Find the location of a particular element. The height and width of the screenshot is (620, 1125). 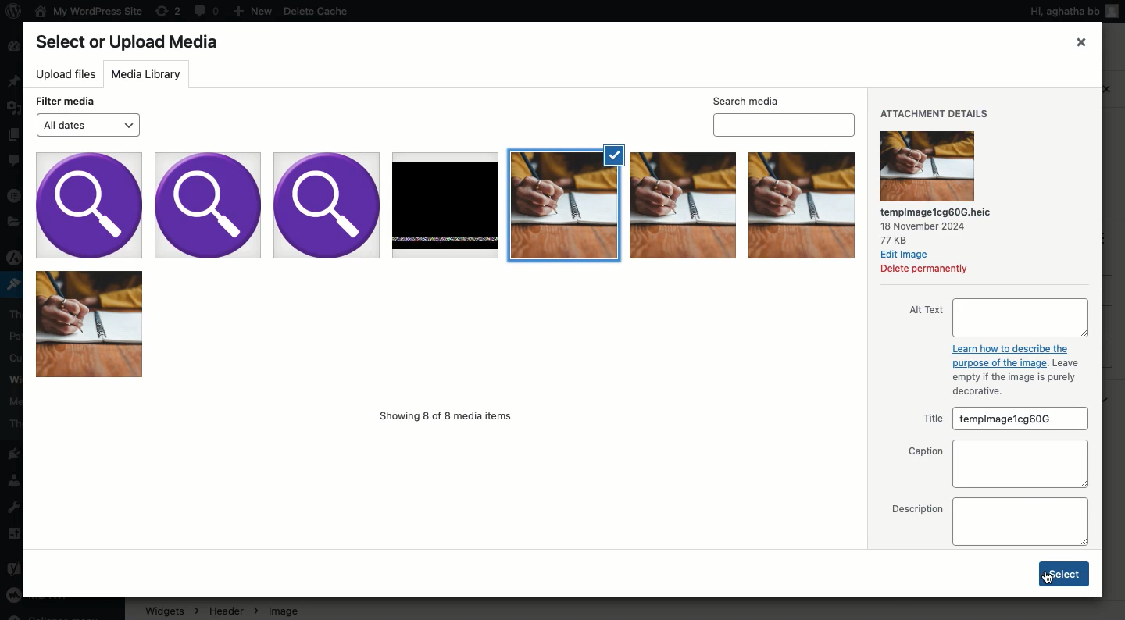

Description is located at coordinates (988, 522).